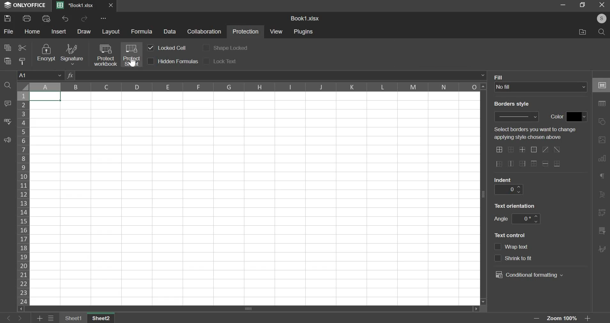 The image size is (610, 323). What do you see at coordinates (484, 194) in the screenshot?
I see `Scroll bar` at bounding box center [484, 194].